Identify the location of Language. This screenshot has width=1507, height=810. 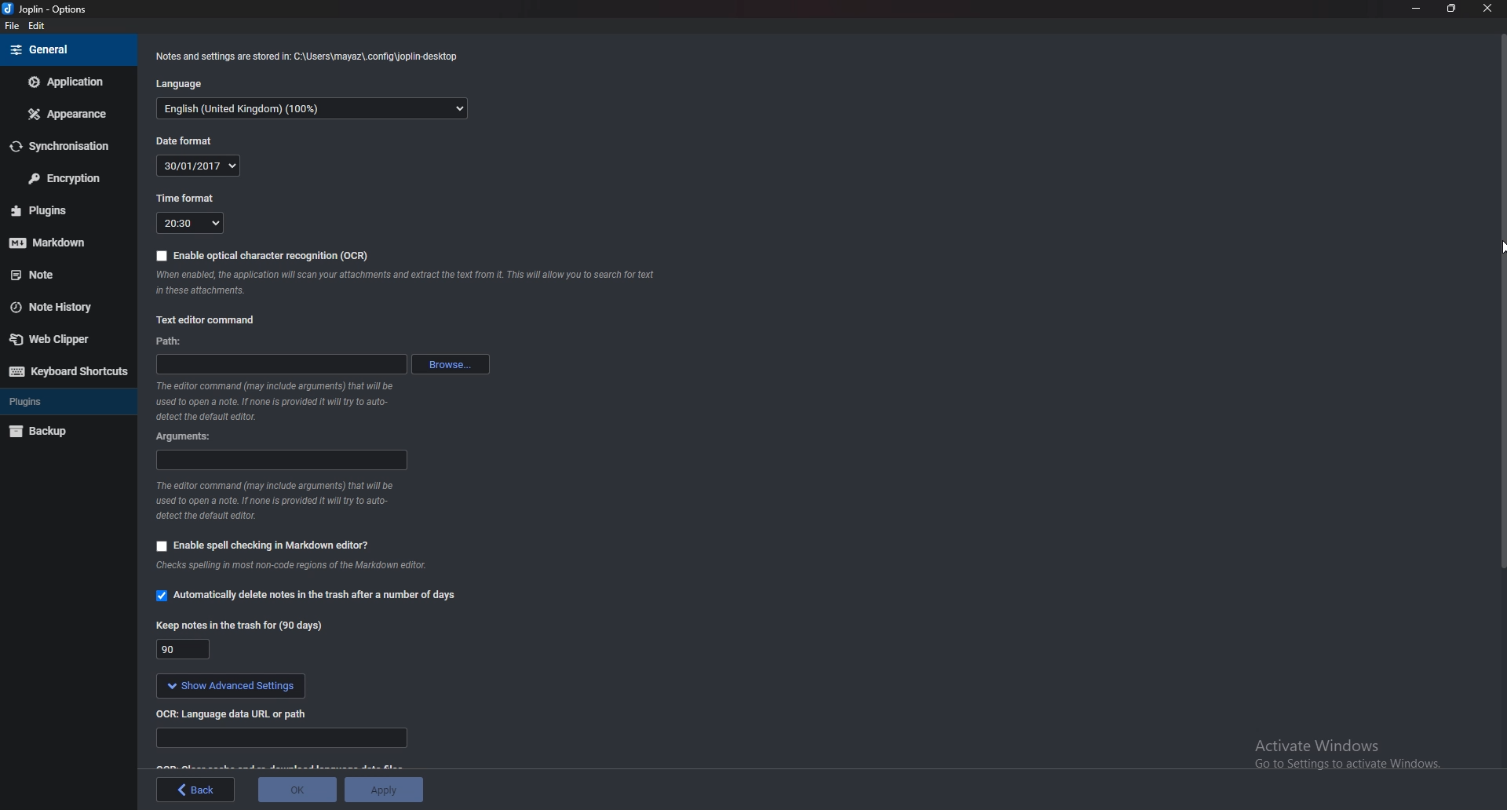
(186, 83).